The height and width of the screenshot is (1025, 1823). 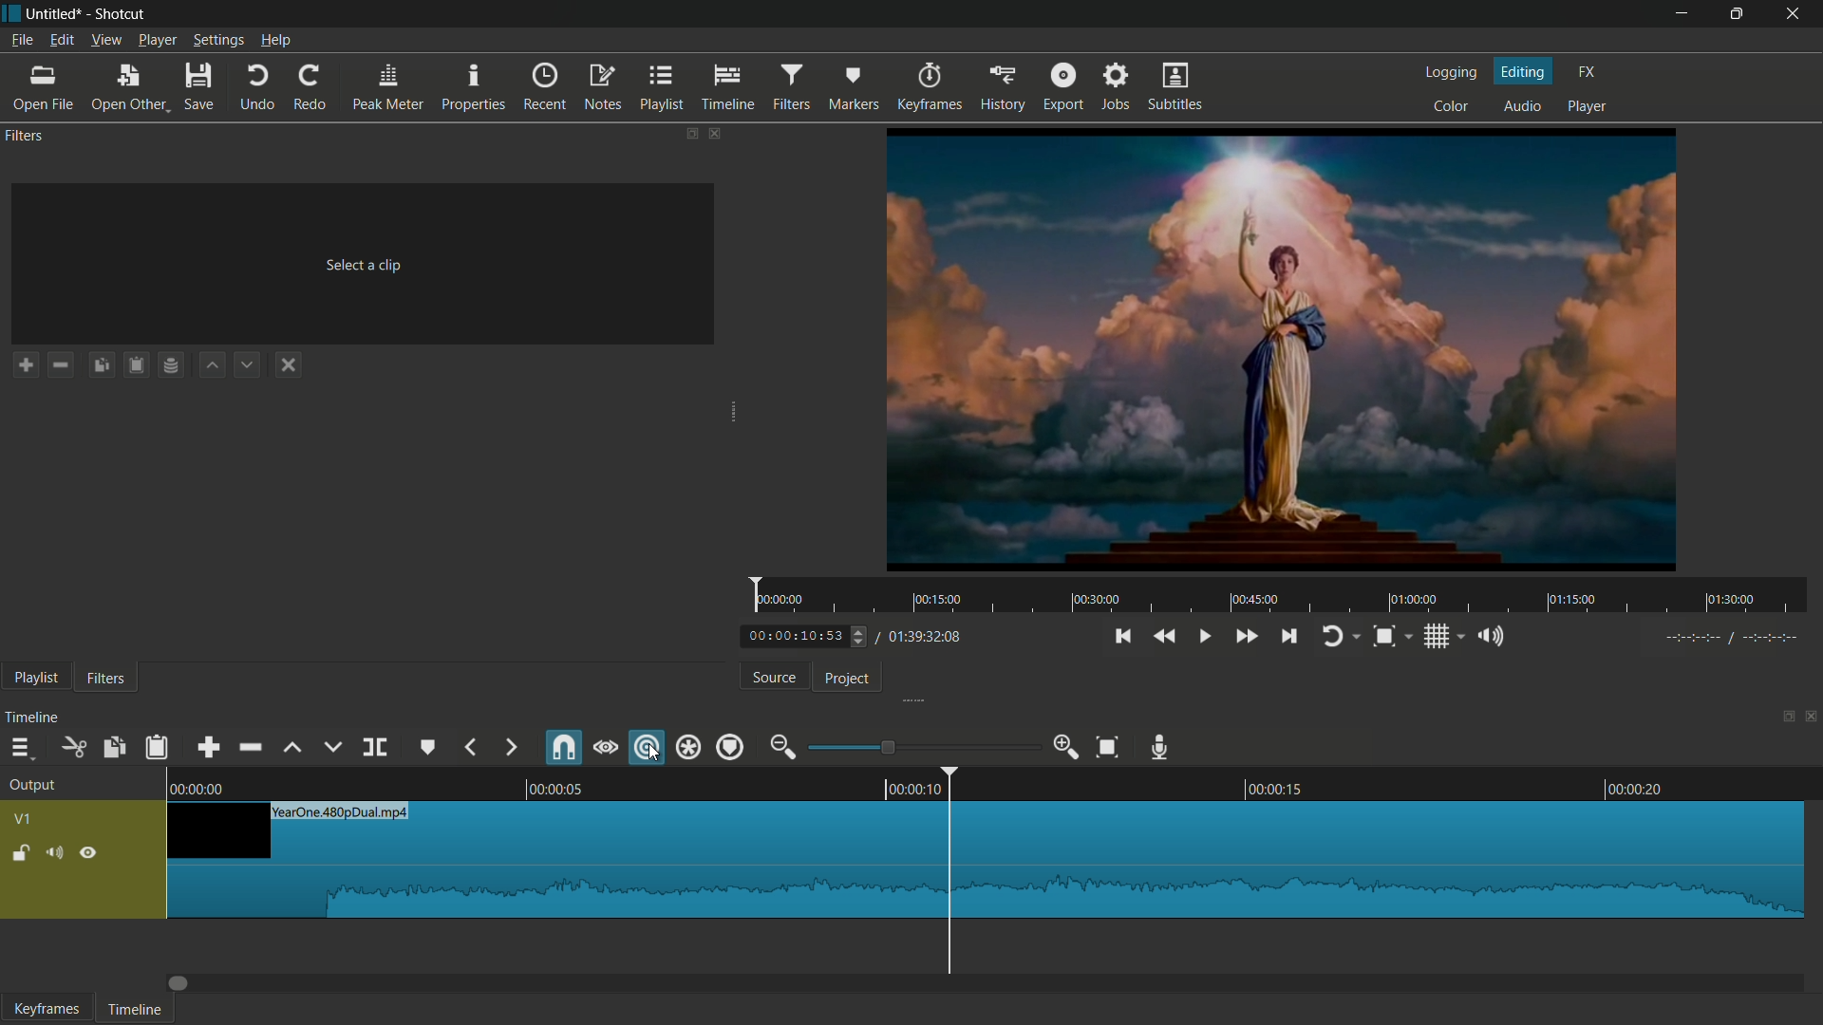 I want to click on help menu, so click(x=275, y=40).